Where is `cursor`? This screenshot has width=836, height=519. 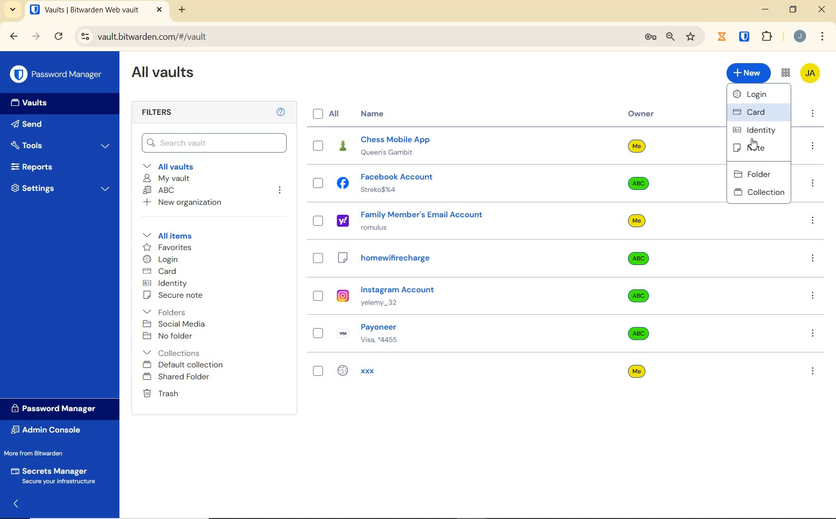
cursor is located at coordinates (753, 145).